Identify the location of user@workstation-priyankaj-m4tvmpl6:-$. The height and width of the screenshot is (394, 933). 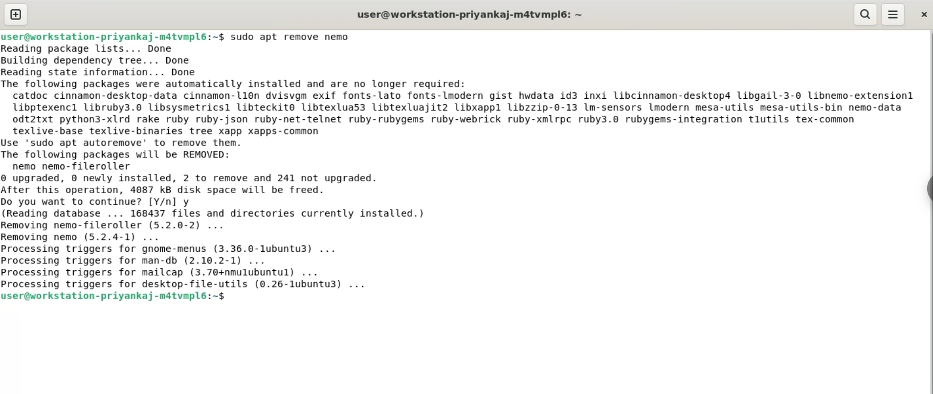
(112, 35).